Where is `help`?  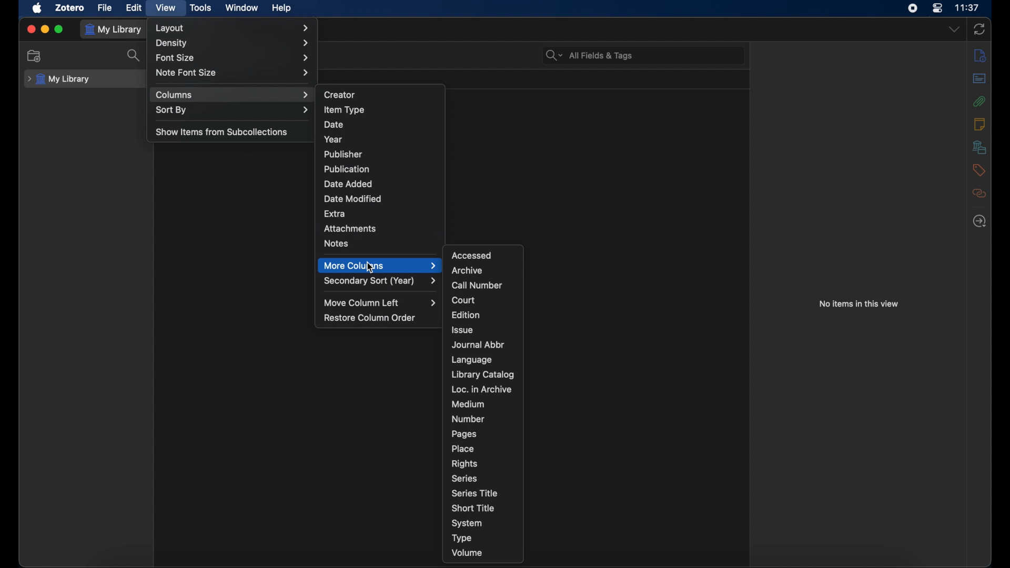
help is located at coordinates (281, 8).